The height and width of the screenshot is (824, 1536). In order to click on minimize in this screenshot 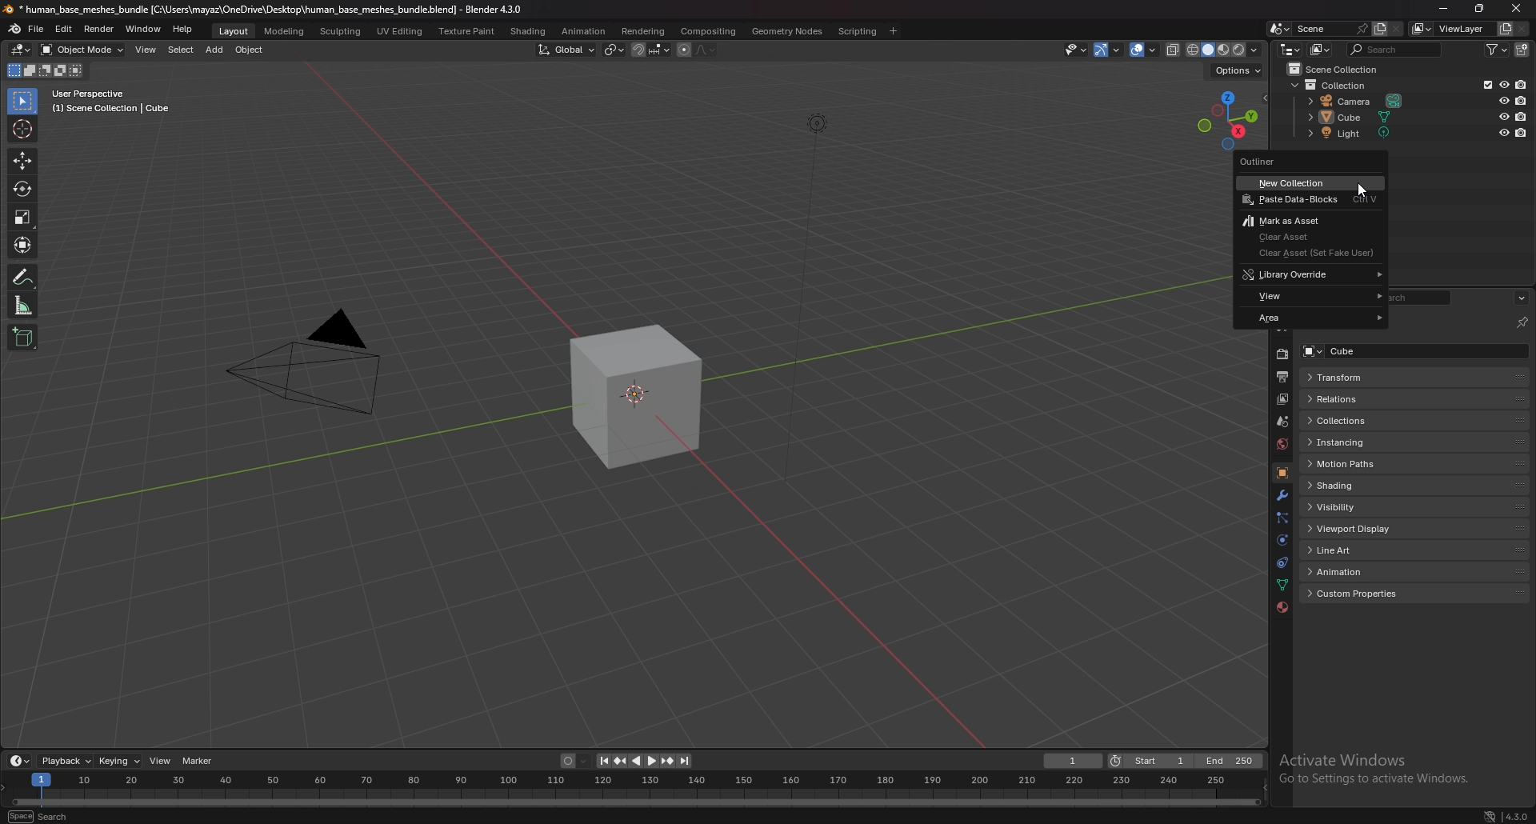, I will do `click(1443, 7)`.